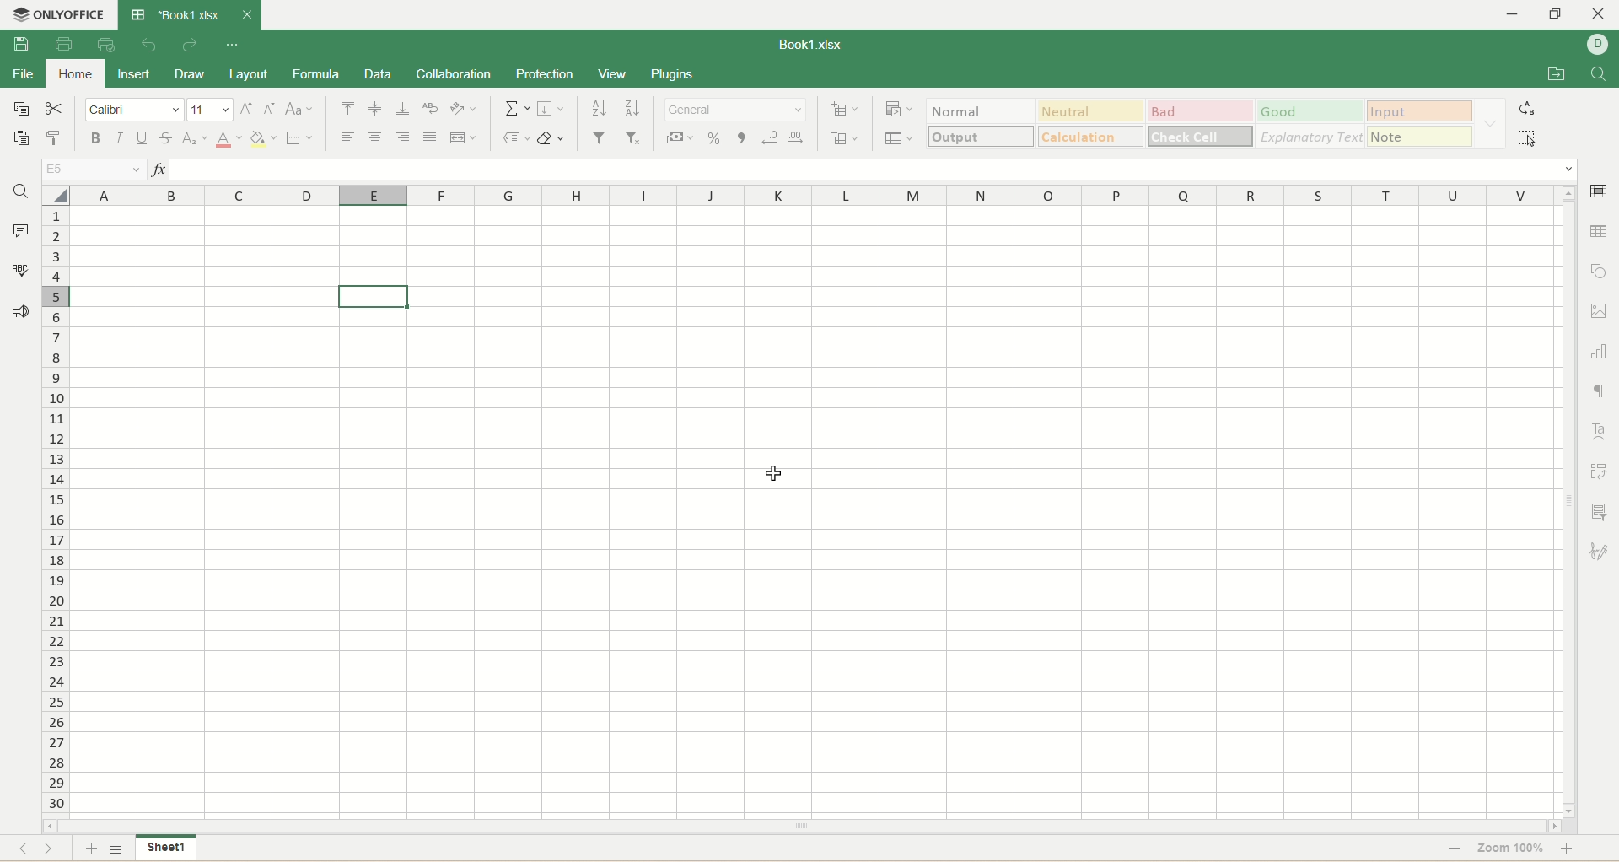 The width and height of the screenshot is (1619, 862). Describe the element at coordinates (430, 108) in the screenshot. I see `wrap text` at that location.